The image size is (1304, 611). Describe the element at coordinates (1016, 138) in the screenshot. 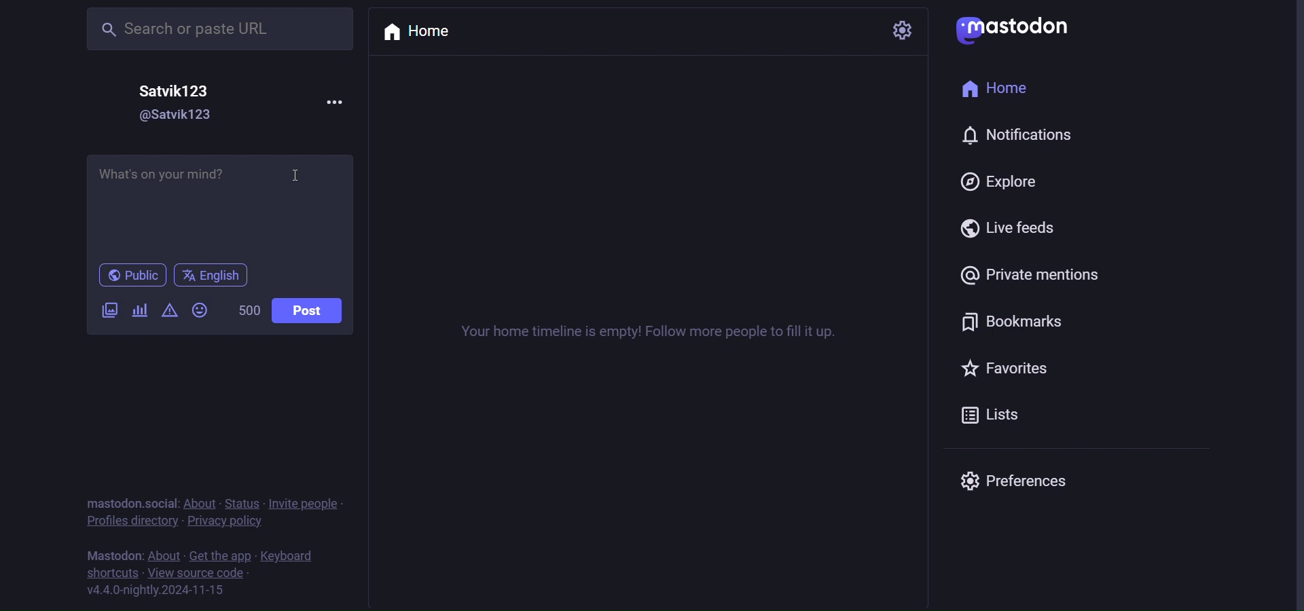

I see `notification` at that location.